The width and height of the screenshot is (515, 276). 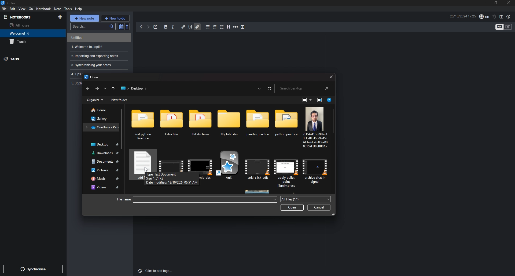 What do you see at coordinates (305, 88) in the screenshot?
I see `search bar` at bounding box center [305, 88].